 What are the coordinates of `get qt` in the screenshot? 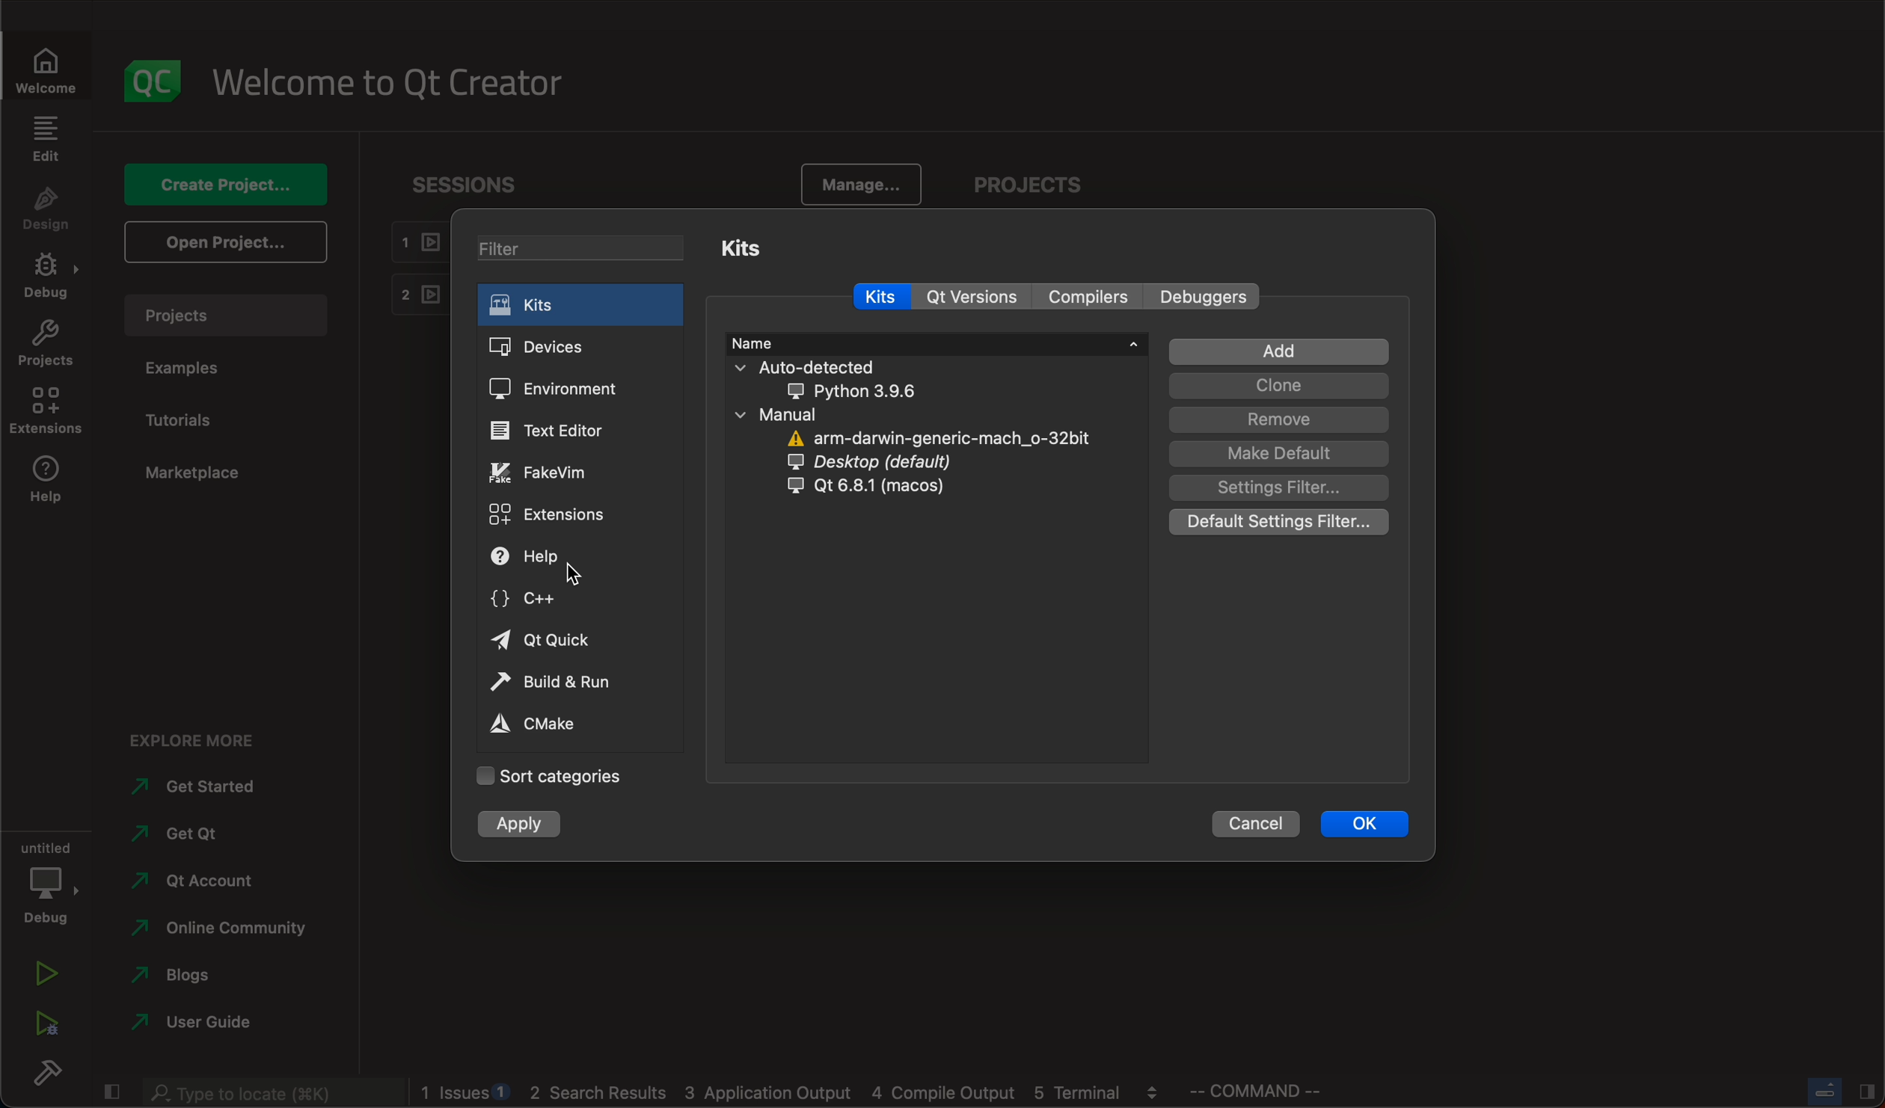 It's located at (197, 834).